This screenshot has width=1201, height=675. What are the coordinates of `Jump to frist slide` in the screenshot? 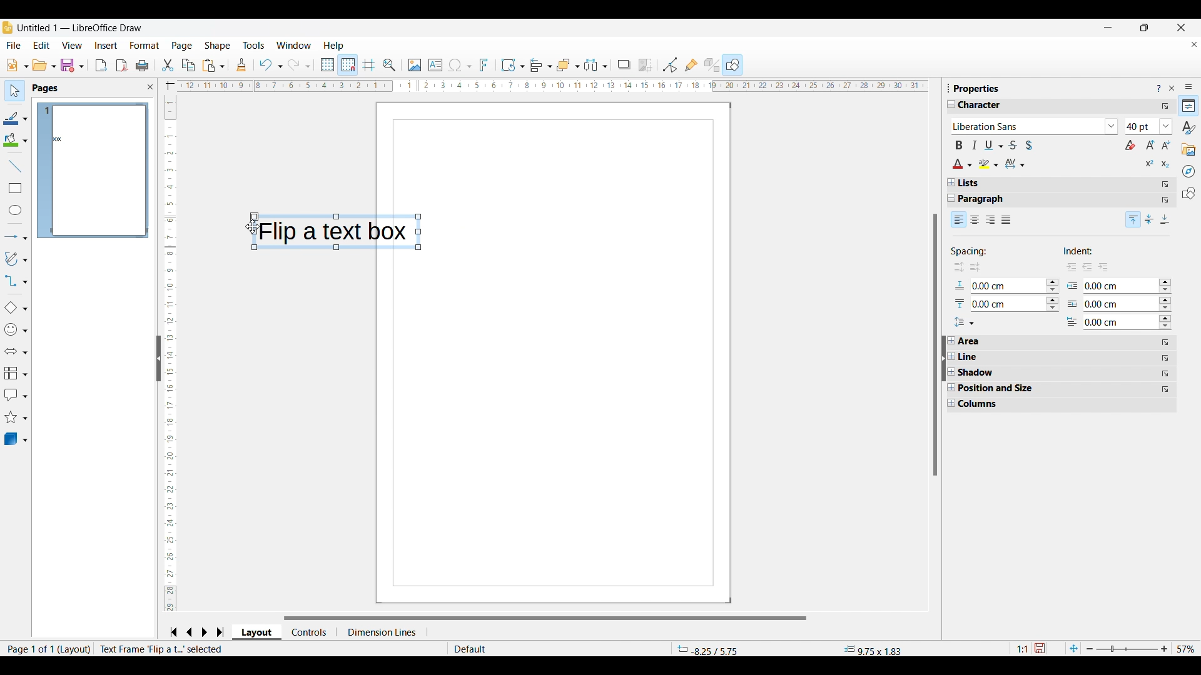 It's located at (173, 632).